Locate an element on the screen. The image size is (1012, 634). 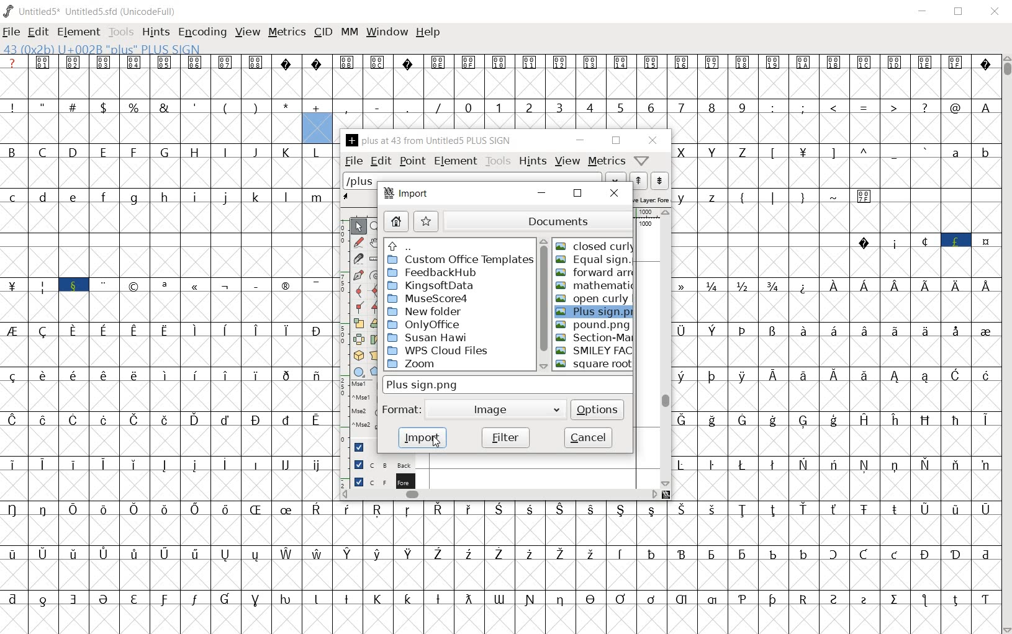
Guide is located at coordinates (359, 447).